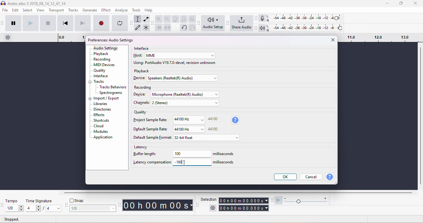 This screenshot has height=223, width=423. Describe the element at coordinates (185, 19) in the screenshot. I see `fit project to width` at that location.